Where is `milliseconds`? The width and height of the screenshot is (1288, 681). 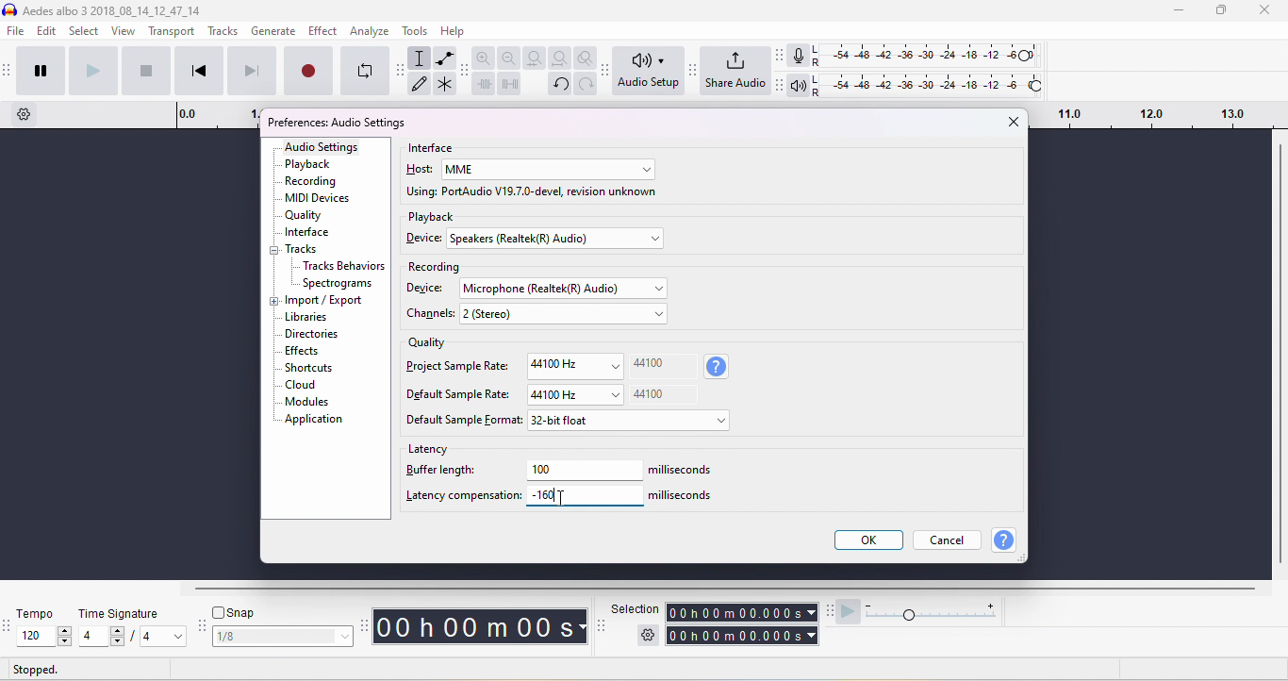 milliseconds is located at coordinates (685, 471).